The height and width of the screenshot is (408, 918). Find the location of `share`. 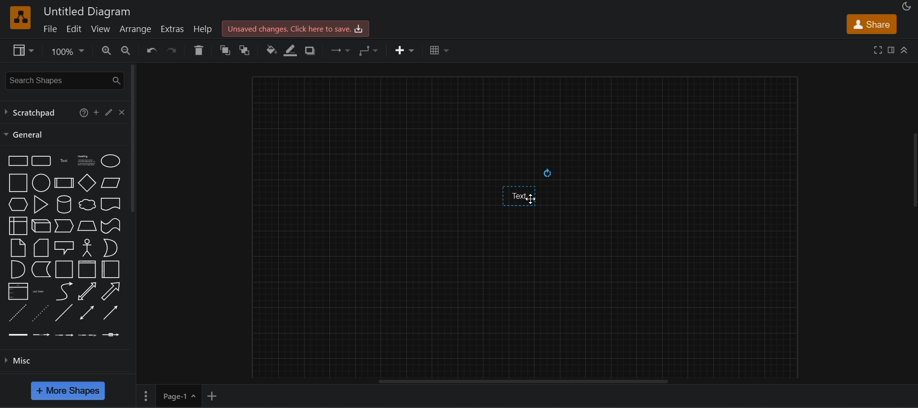

share is located at coordinates (872, 24).